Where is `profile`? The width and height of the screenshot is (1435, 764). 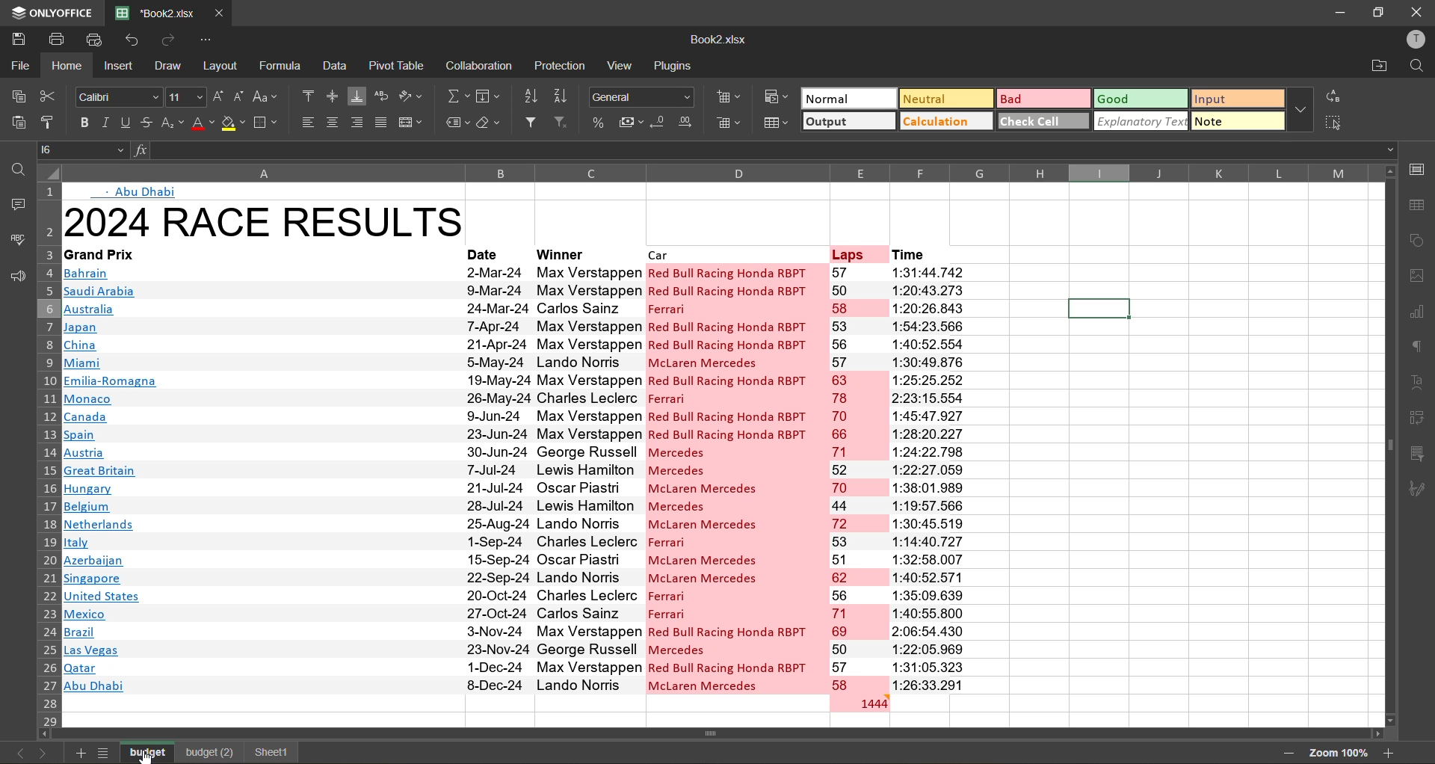 profile is located at coordinates (1413, 40).